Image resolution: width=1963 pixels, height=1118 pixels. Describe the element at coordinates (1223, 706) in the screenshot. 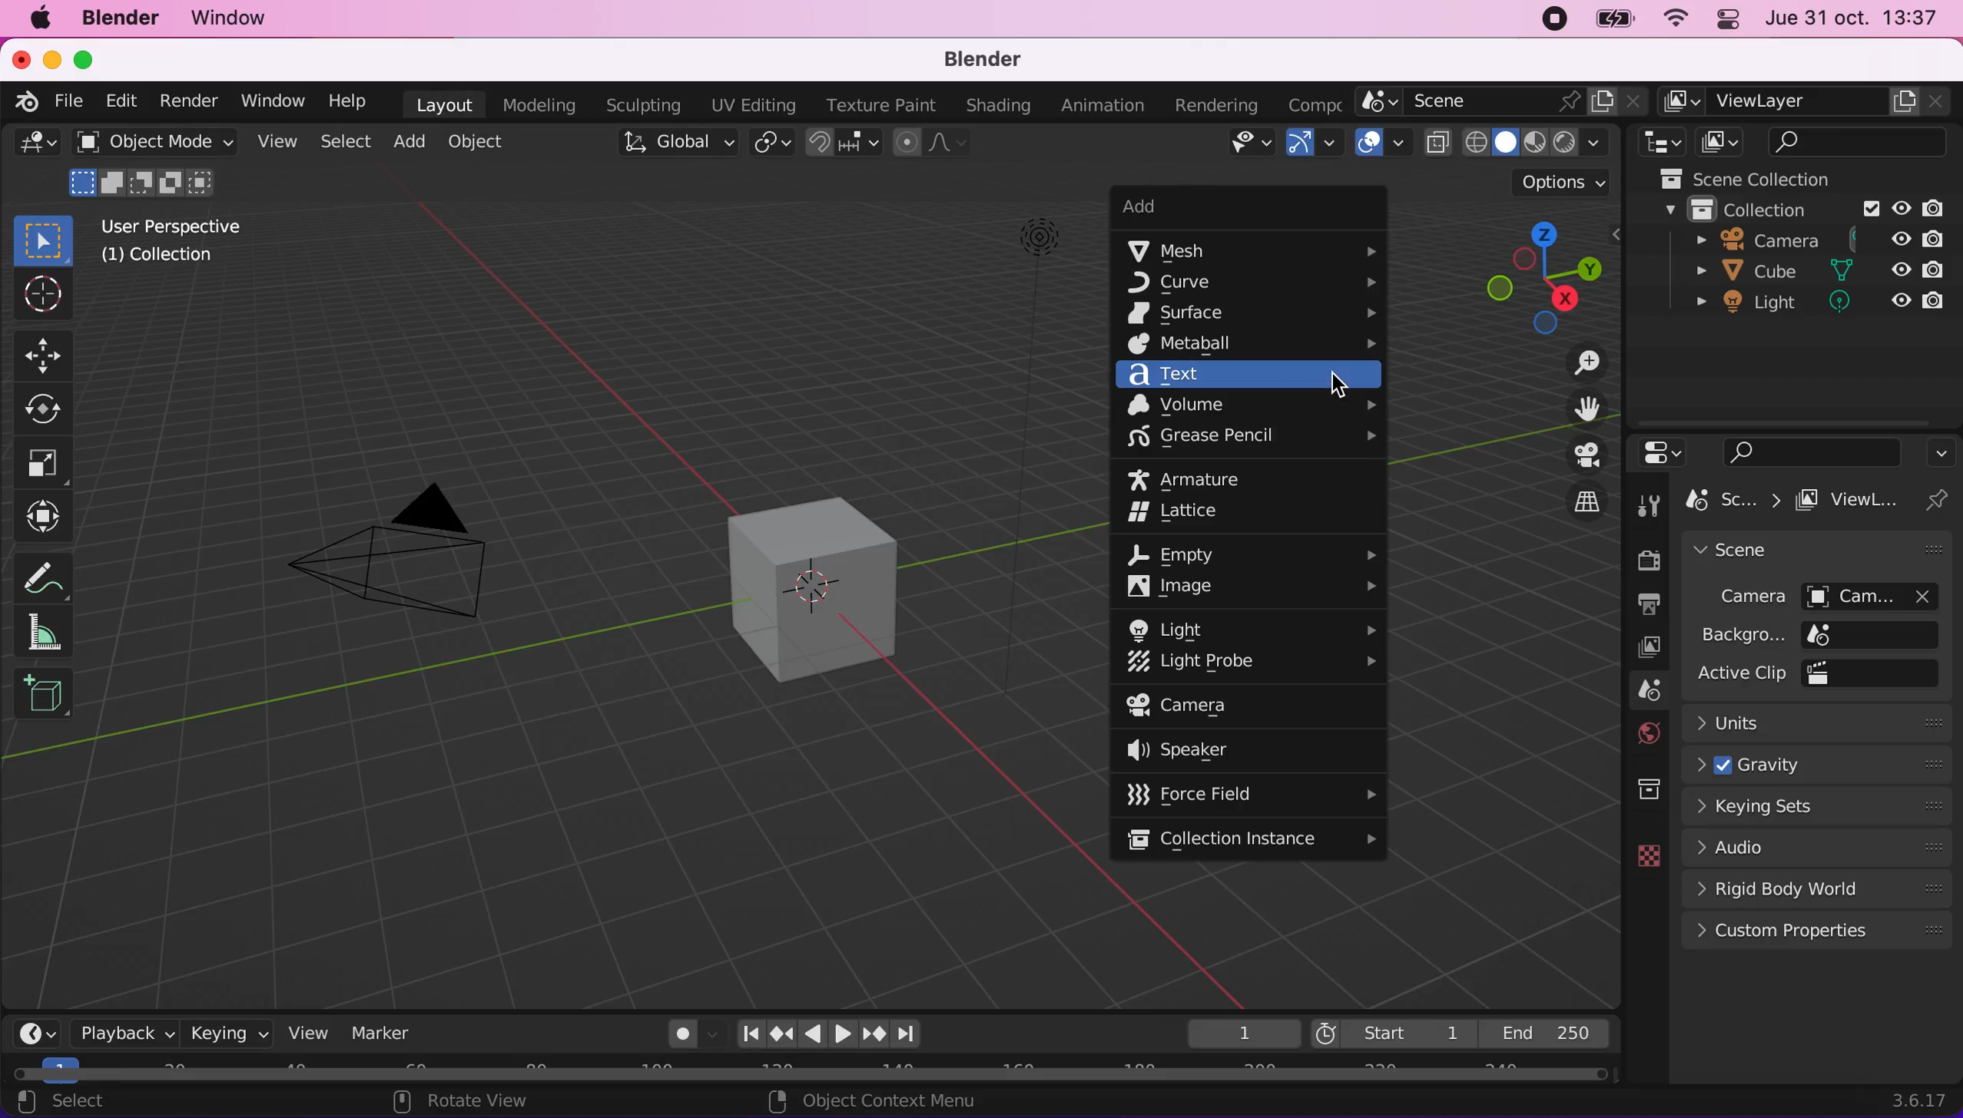

I see `camera` at that location.